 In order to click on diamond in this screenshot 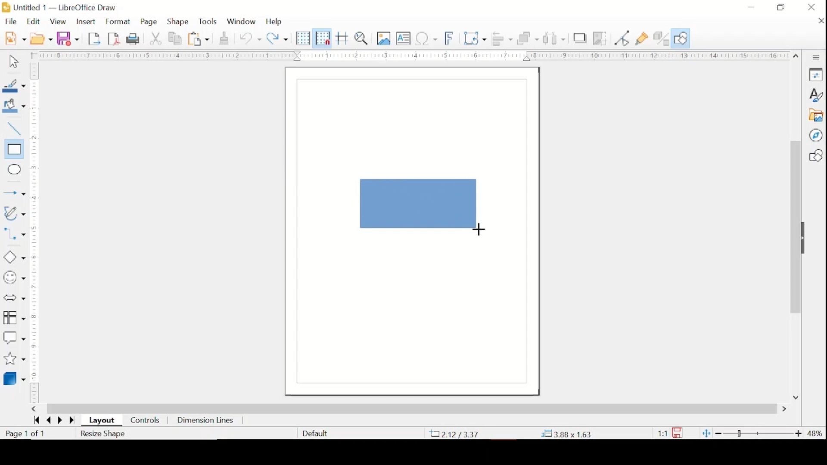, I will do `click(13, 257)`.